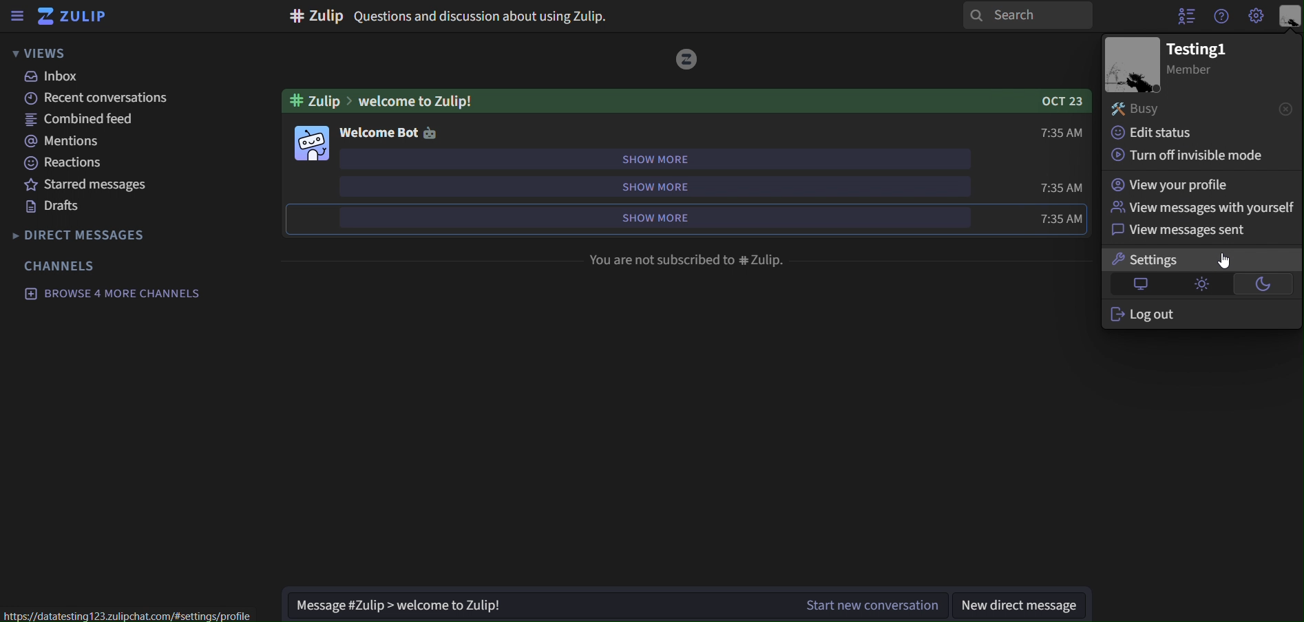  What do you see at coordinates (1287, 107) in the screenshot?
I see `remove` at bounding box center [1287, 107].